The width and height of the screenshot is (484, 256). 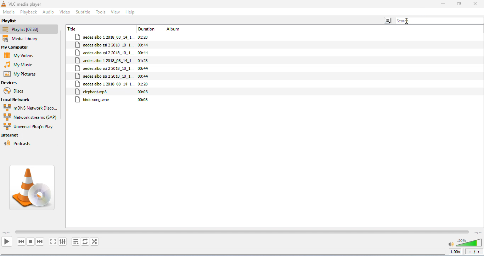 I want to click on elapsed time, so click(x=6, y=233).